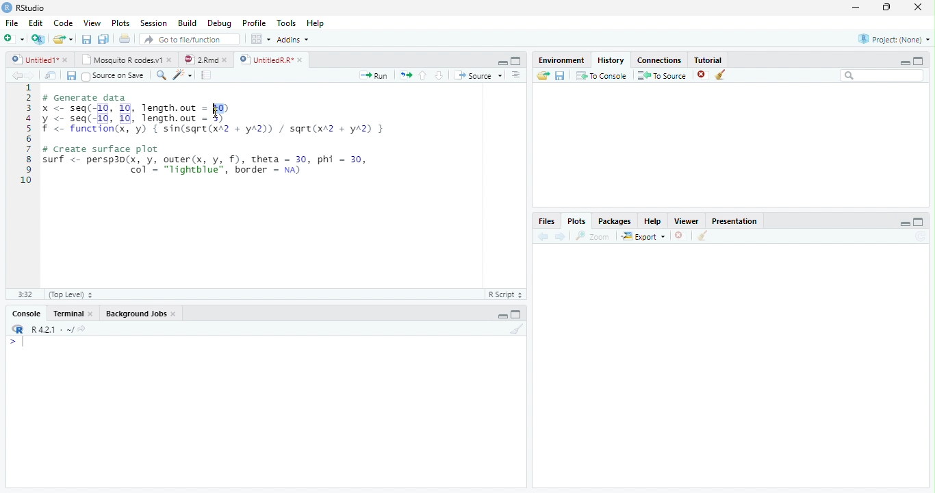 The width and height of the screenshot is (935, 493). I want to click on Zoom, so click(592, 236).